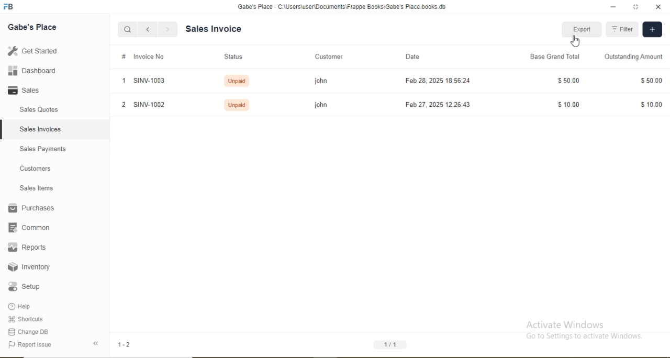 Image resolution: width=670 pixels, height=358 pixels. Describe the element at coordinates (439, 80) in the screenshot. I see `Feb 28, 2025 185624` at that location.